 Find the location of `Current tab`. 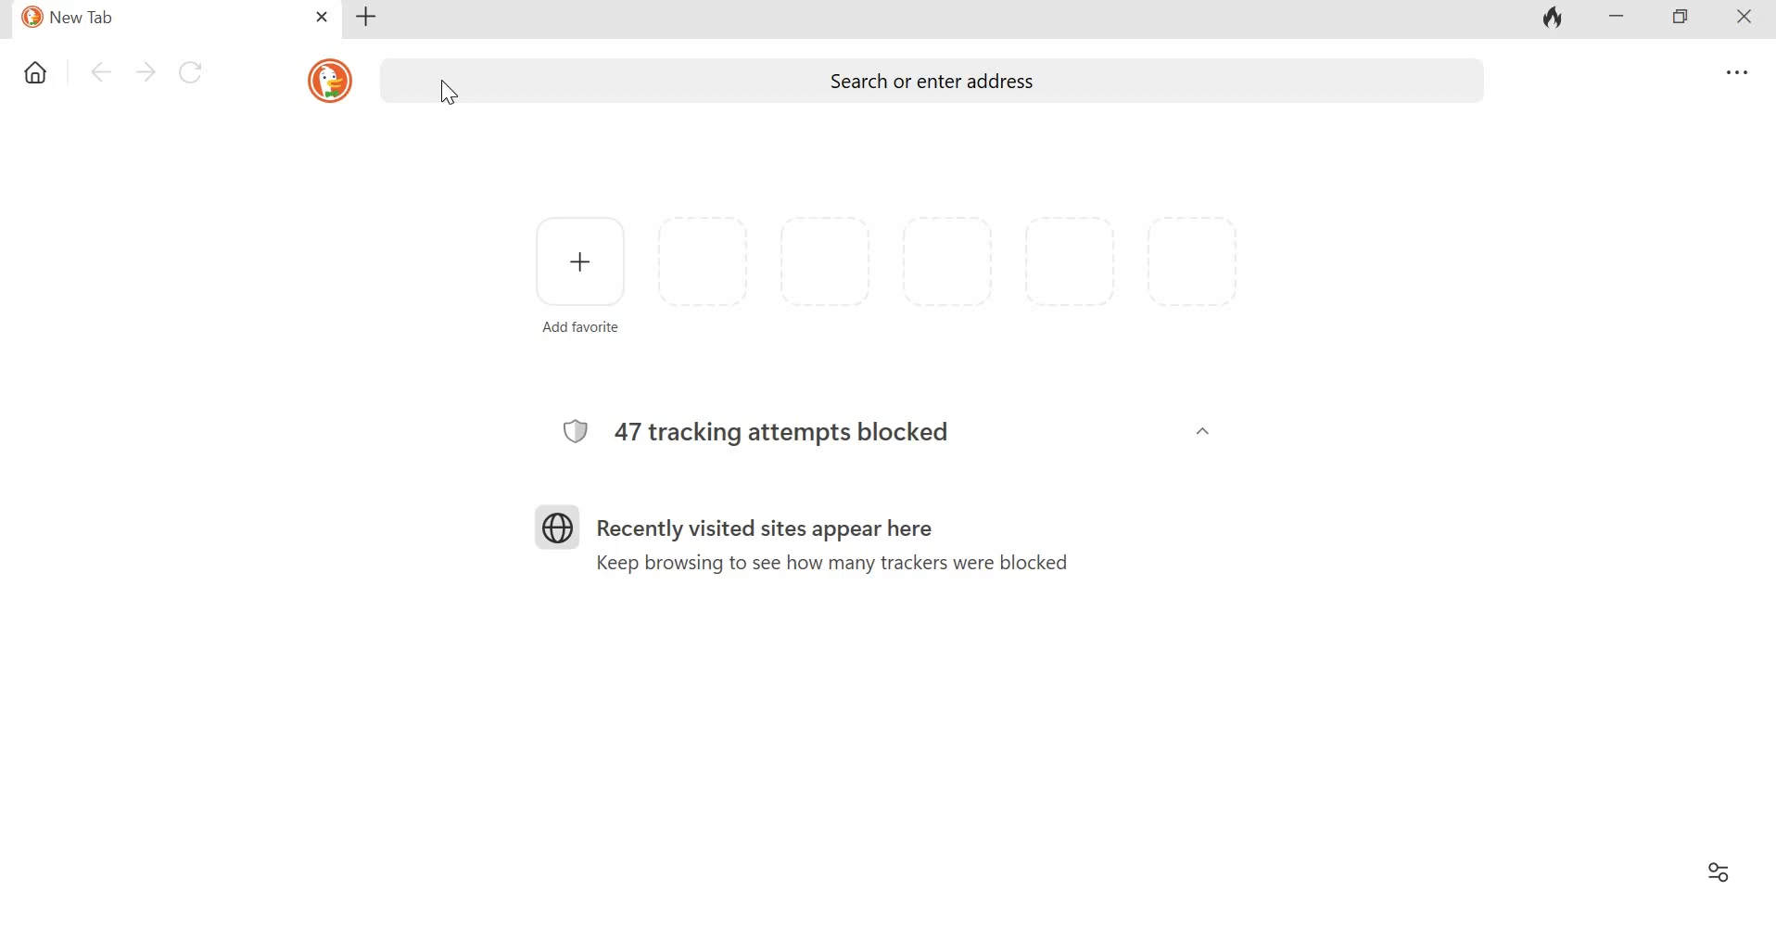

Current tab is located at coordinates (154, 19).